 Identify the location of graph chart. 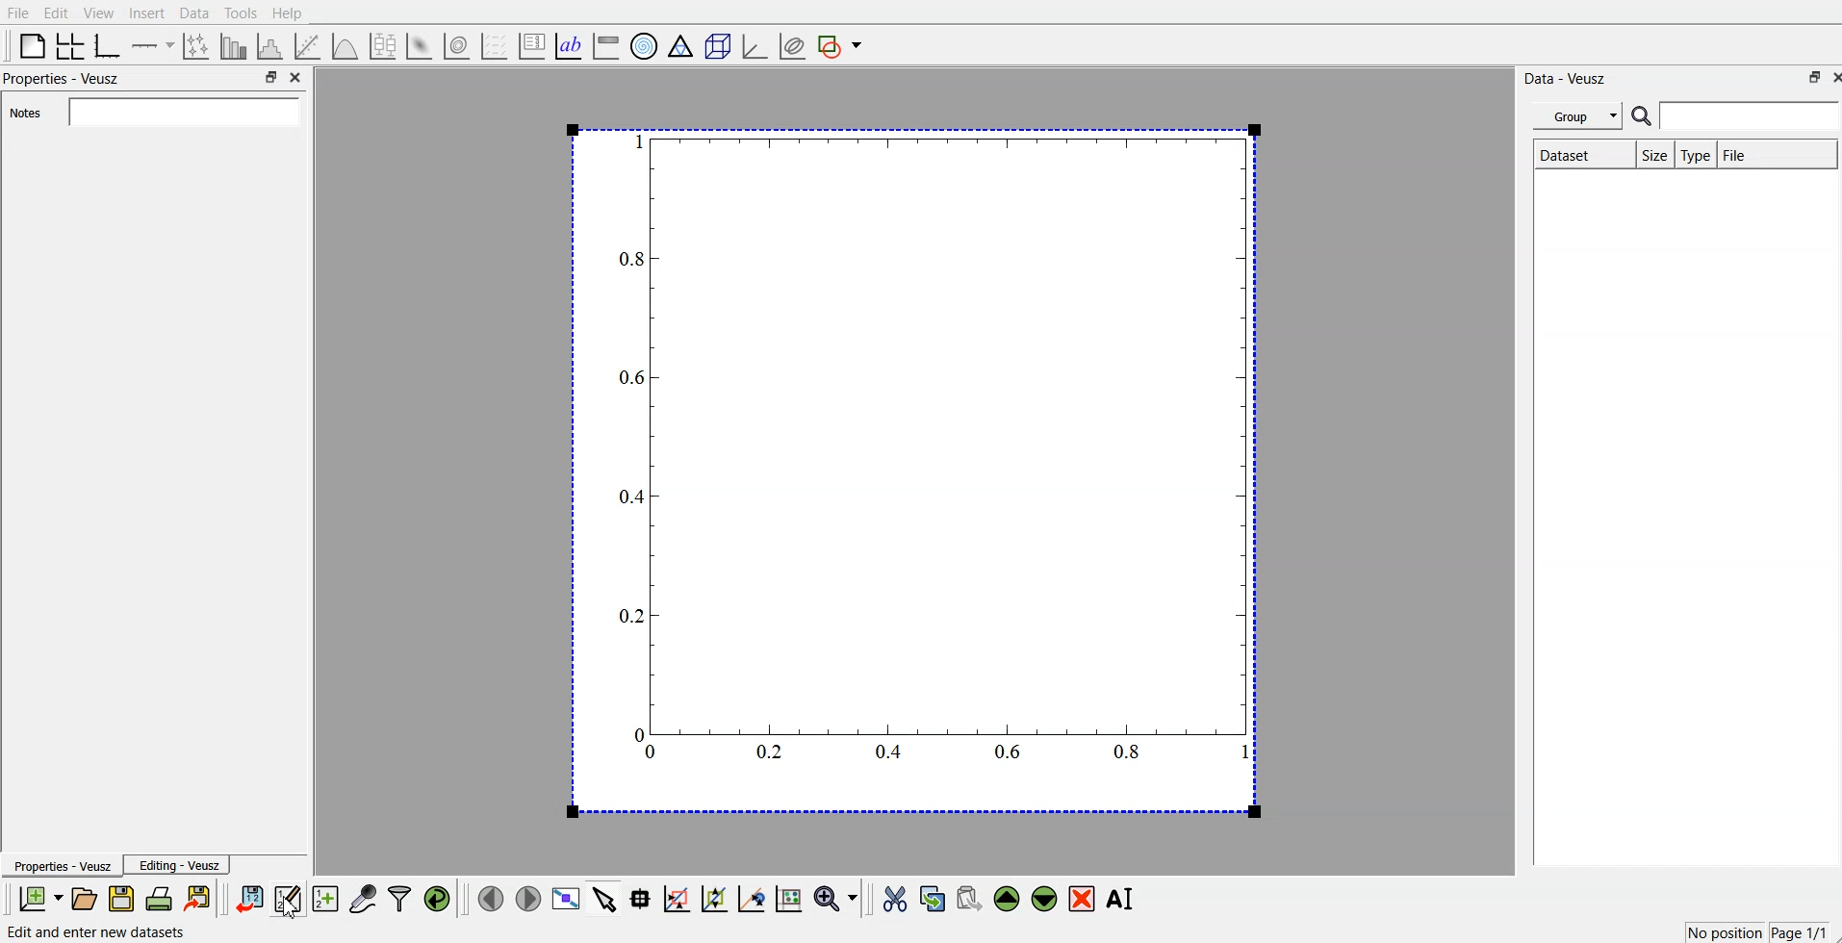
(915, 469).